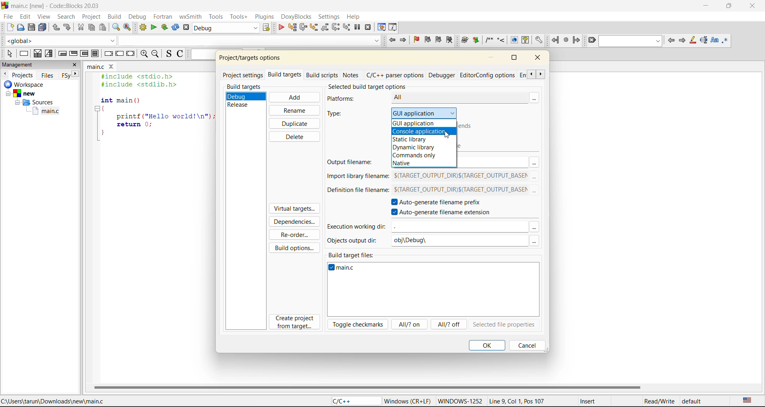 The image size is (765, 407). What do you see at coordinates (356, 227) in the screenshot?
I see `execution working dir` at bounding box center [356, 227].